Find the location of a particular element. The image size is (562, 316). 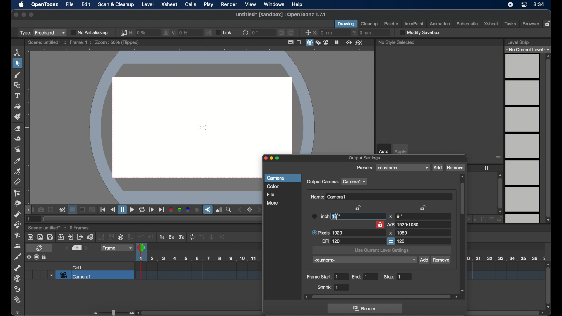

eraser tool is located at coordinates (18, 128).